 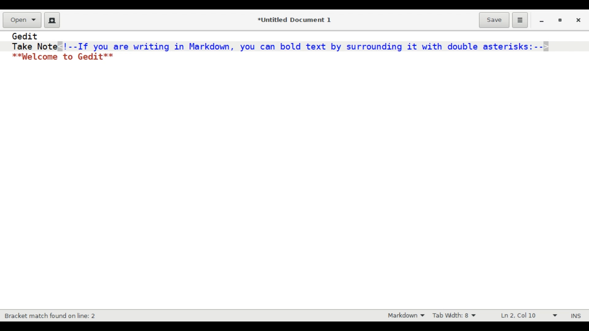 What do you see at coordinates (294, 20) in the screenshot?
I see `*Untitled Document 1` at bounding box center [294, 20].